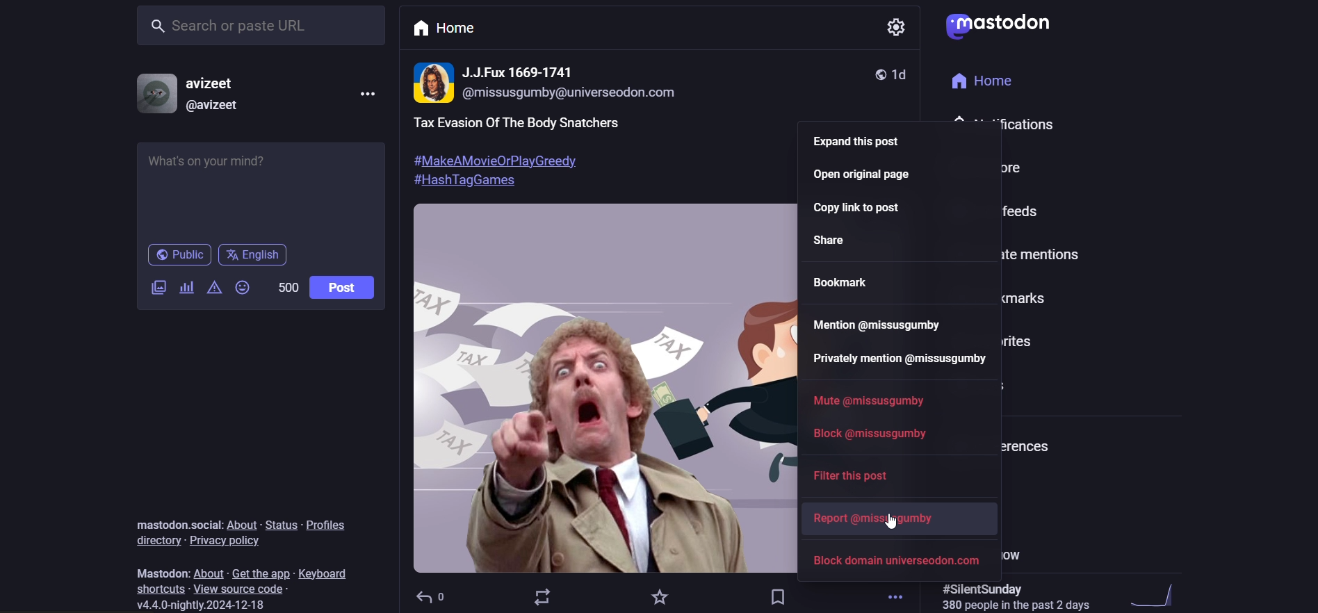  What do you see at coordinates (541, 598) in the screenshot?
I see `boost` at bounding box center [541, 598].